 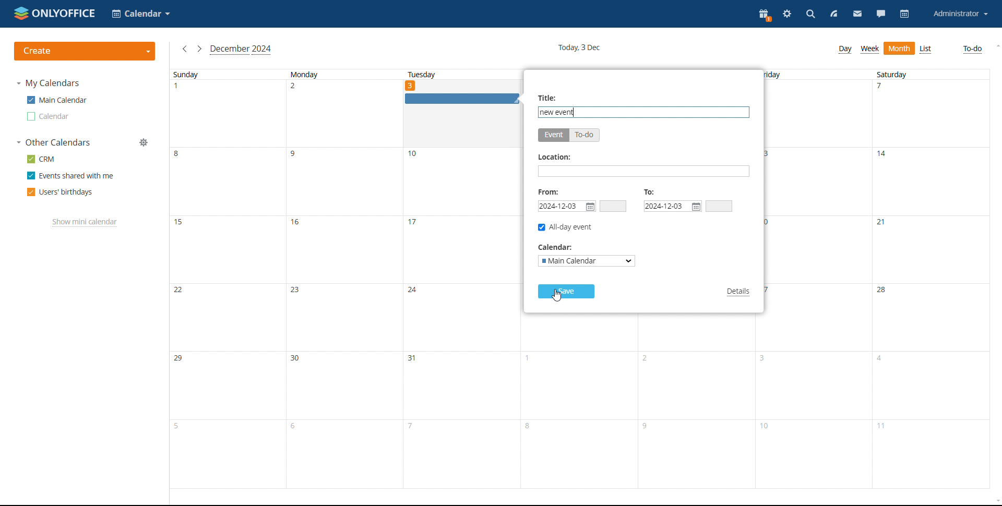 I want to click on add location, so click(x=644, y=171).